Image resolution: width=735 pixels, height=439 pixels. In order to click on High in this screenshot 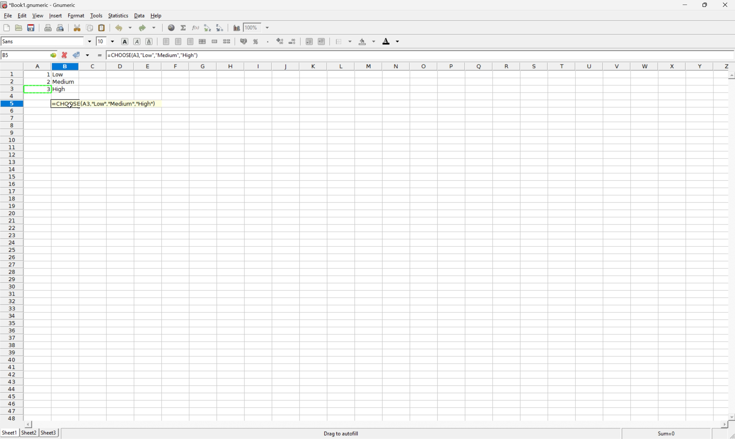, I will do `click(61, 89)`.